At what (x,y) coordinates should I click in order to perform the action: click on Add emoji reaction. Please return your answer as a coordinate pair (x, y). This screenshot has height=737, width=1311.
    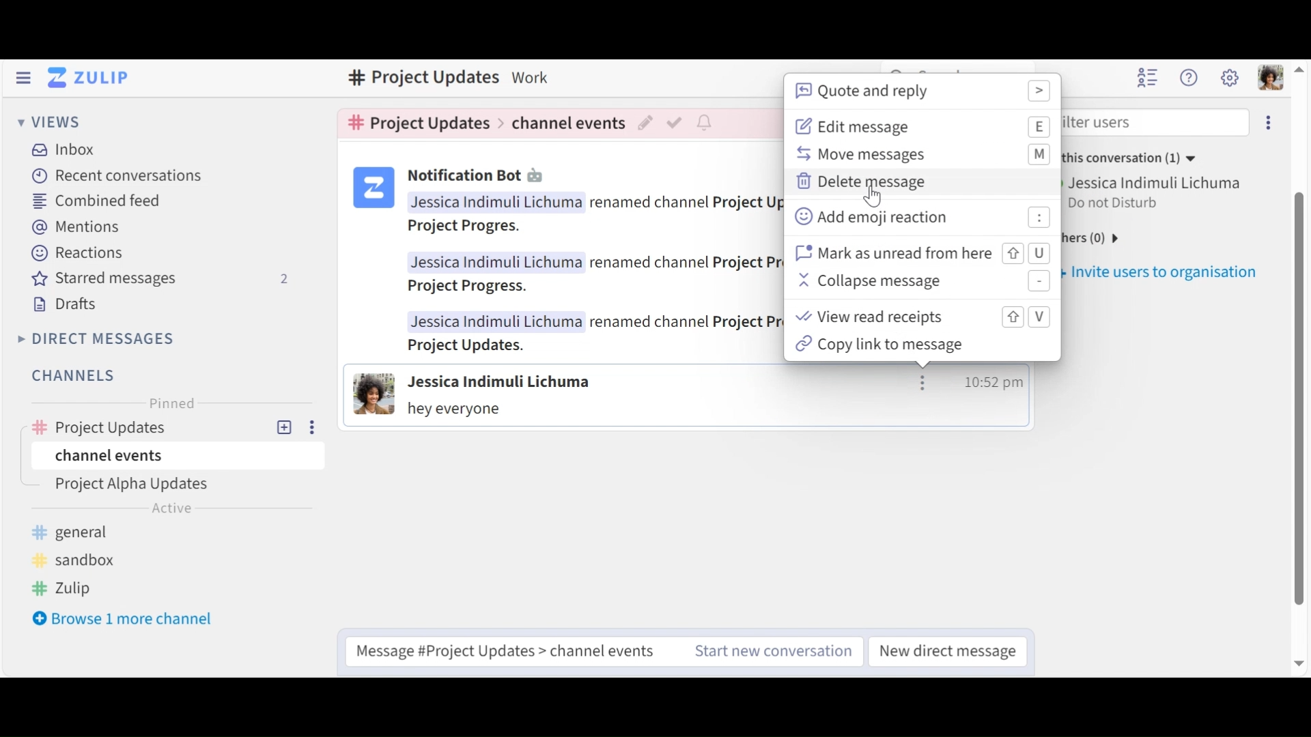
    Looking at the image, I should click on (922, 217).